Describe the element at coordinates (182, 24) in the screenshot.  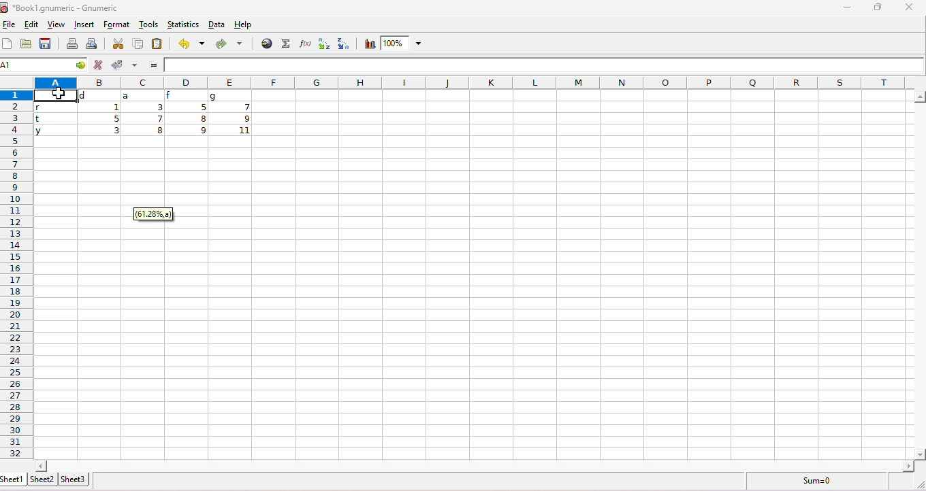
I see `statistics` at that location.